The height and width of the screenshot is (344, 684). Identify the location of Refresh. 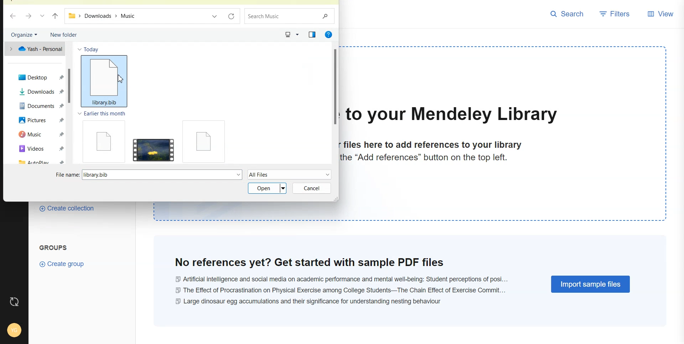
(231, 16).